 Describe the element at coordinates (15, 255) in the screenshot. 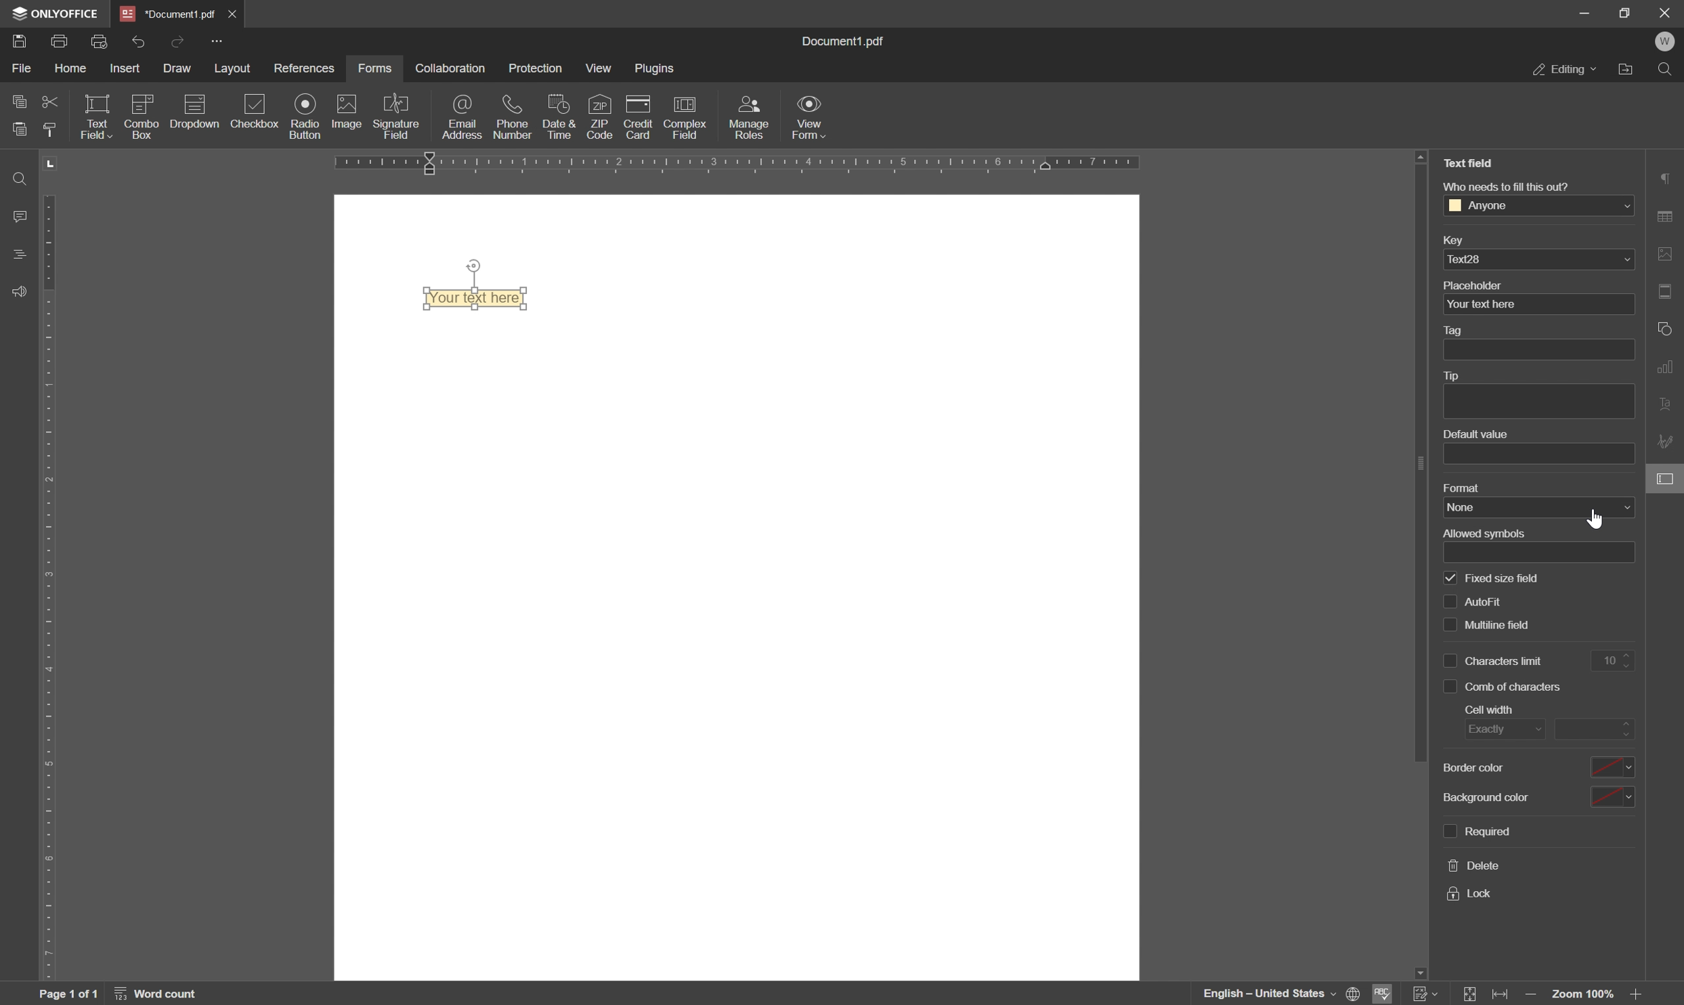

I see `headings` at that location.